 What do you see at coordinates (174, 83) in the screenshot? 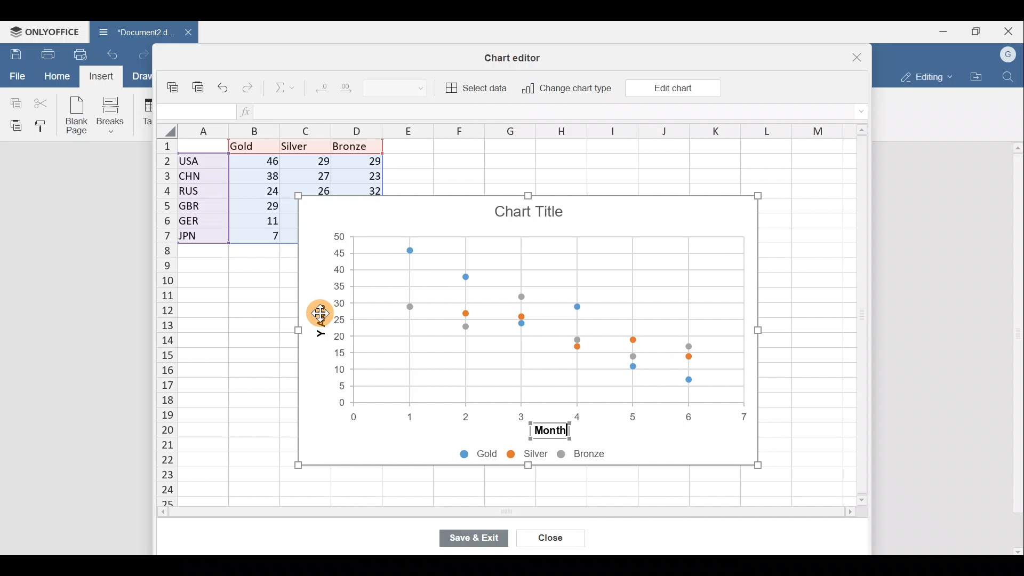
I see `Copy` at bounding box center [174, 83].